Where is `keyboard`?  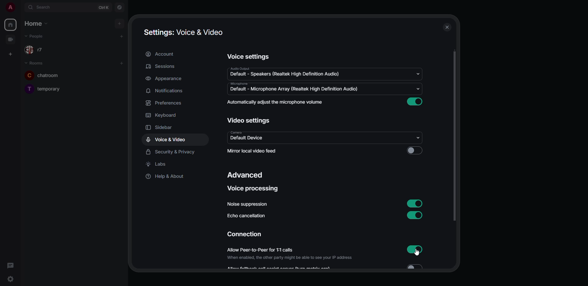
keyboard is located at coordinates (162, 115).